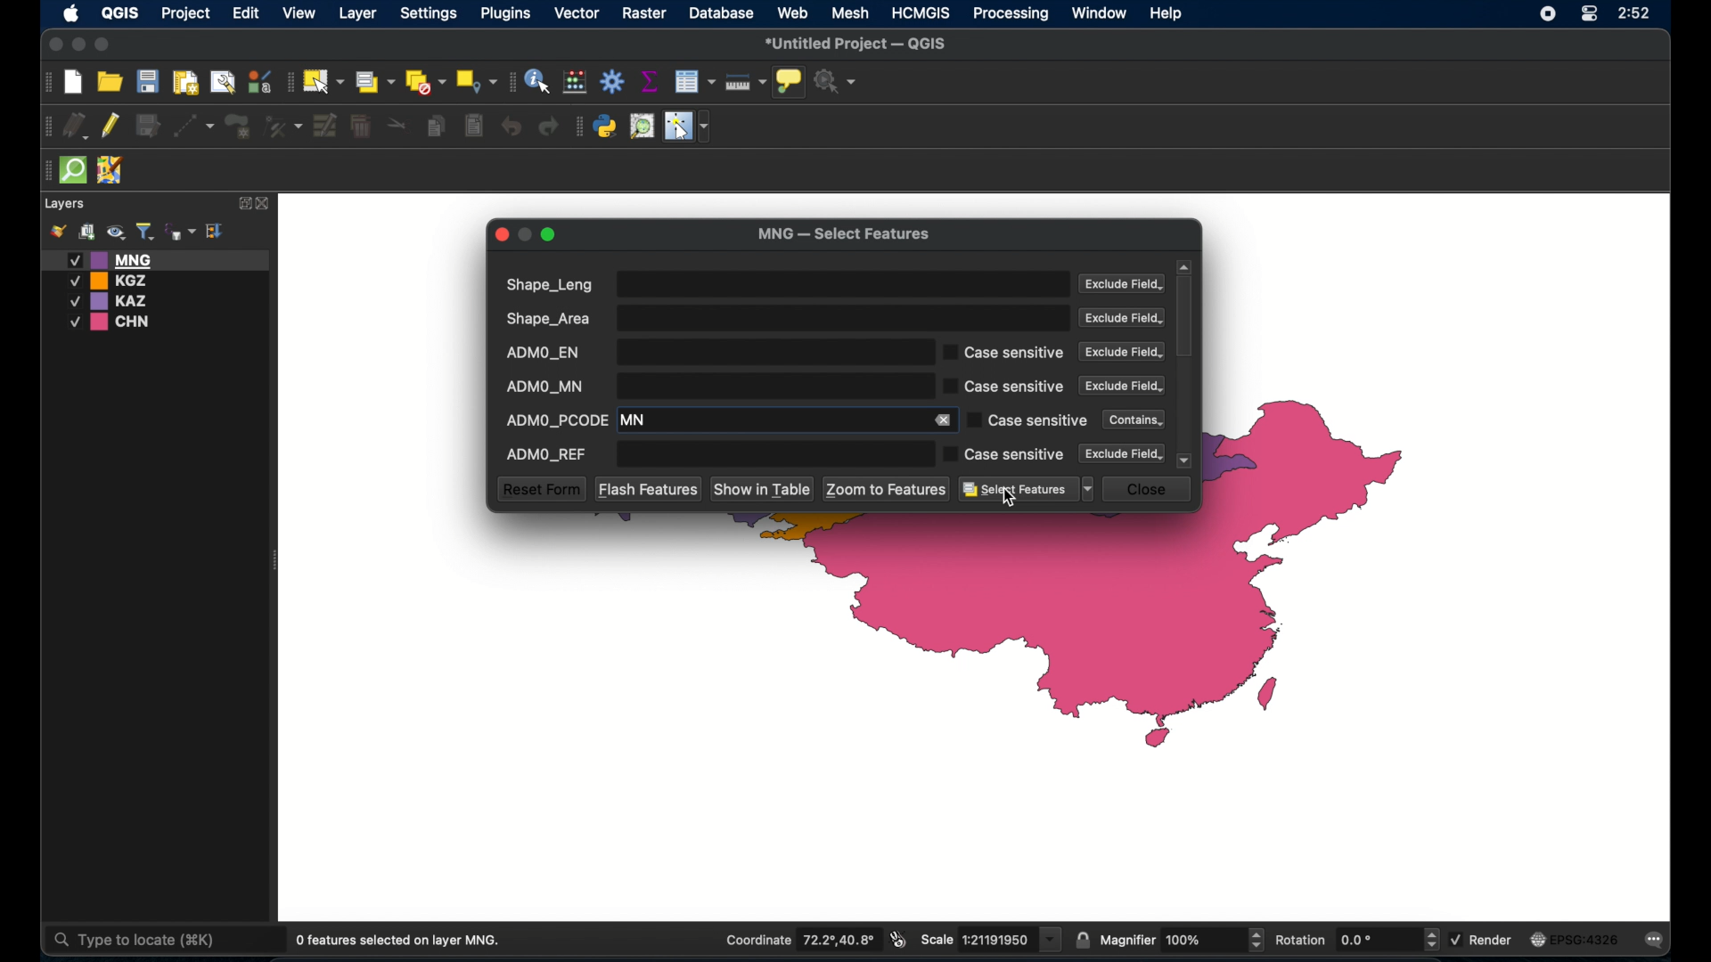 Image resolution: width=1711 pixels, height=962 pixels. Describe the element at coordinates (119, 301) in the screenshot. I see `KAZ` at that location.